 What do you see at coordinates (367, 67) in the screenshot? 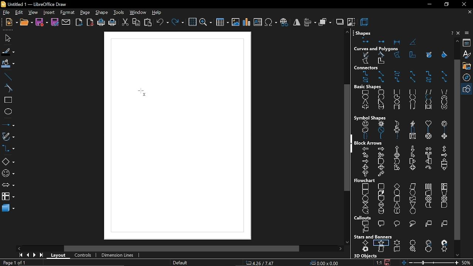
I see `connectors` at bounding box center [367, 67].